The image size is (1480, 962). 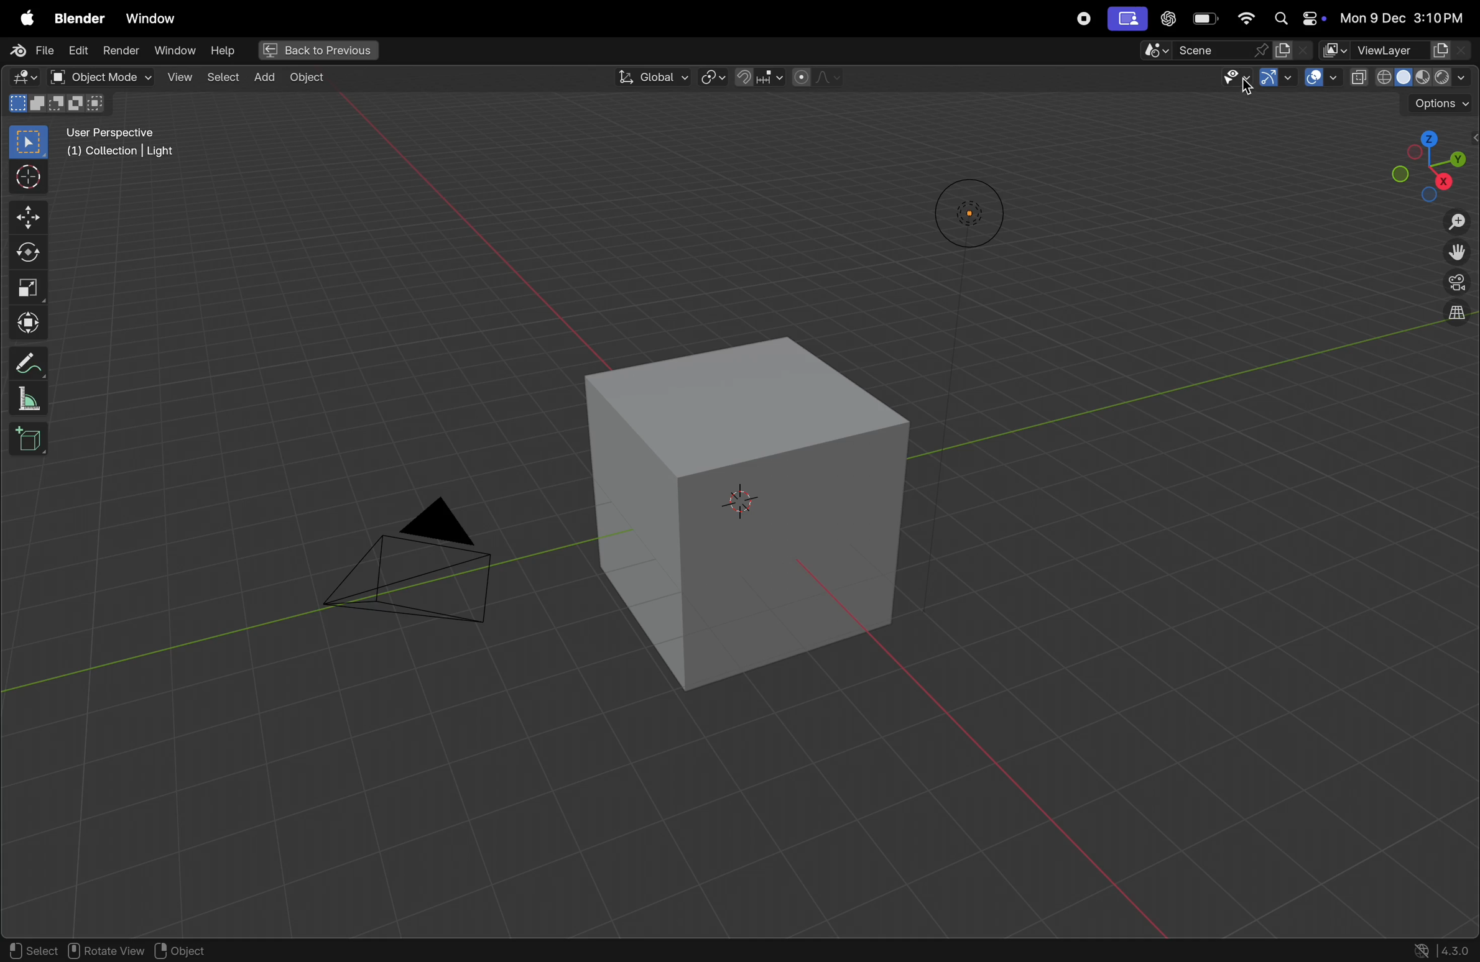 What do you see at coordinates (98, 80) in the screenshot?
I see `` at bounding box center [98, 80].